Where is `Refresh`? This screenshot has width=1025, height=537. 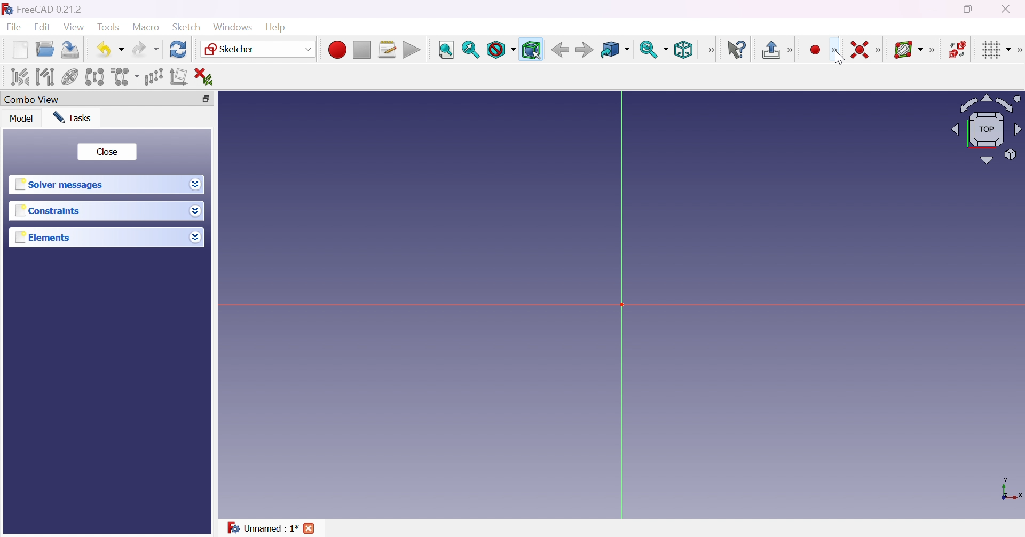 Refresh is located at coordinates (179, 50).